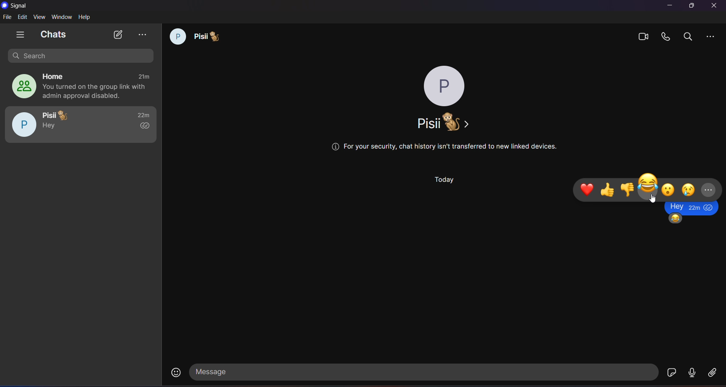 The height and width of the screenshot is (387, 726). Describe the element at coordinates (716, 5) in the screenshot. I see `close` at that location.